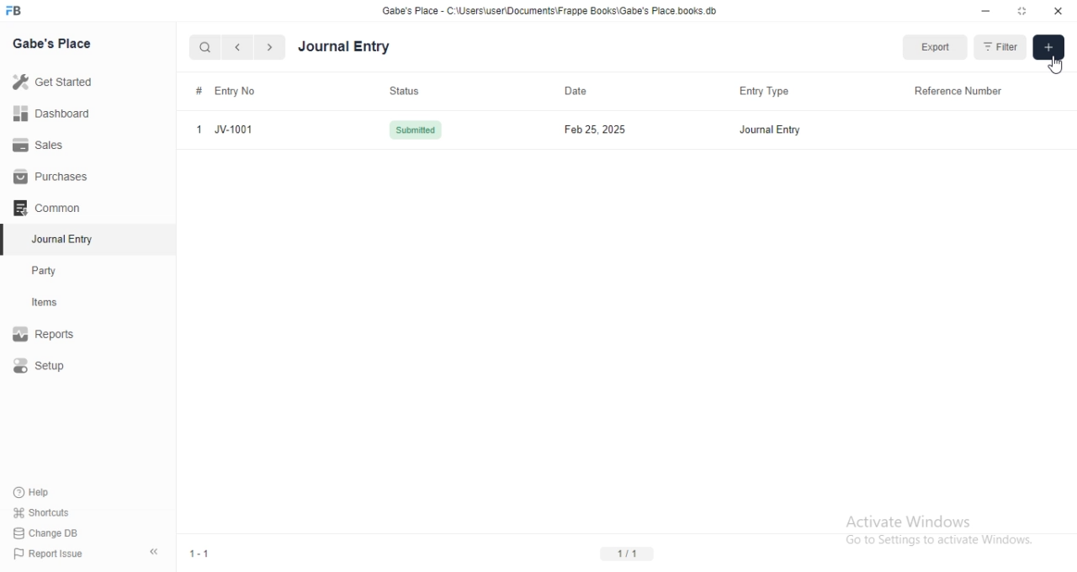 Image resolution: width=1077 pixels, height=572 pixels. I want to click on Entry Type, so click(763, 92).